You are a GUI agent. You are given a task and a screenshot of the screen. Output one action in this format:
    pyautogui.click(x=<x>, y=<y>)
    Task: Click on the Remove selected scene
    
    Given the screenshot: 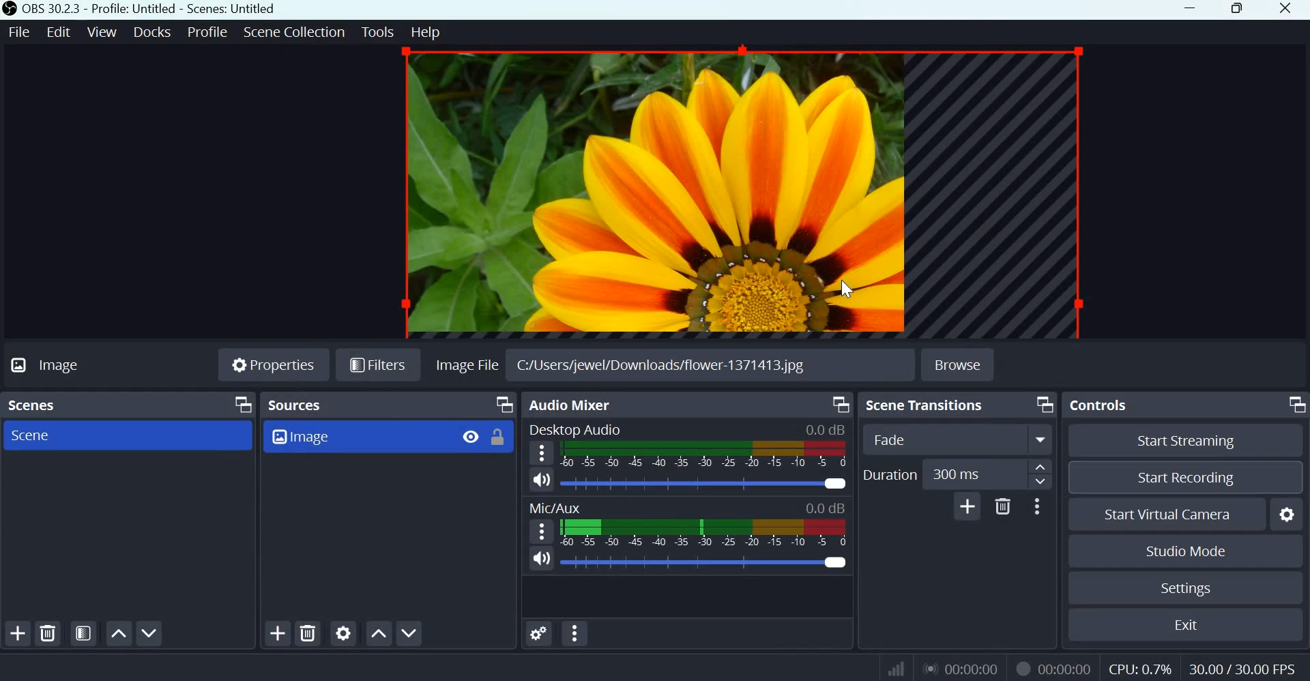 What is the action you would take?
    pyautogui.click(x=50, y=633)
    